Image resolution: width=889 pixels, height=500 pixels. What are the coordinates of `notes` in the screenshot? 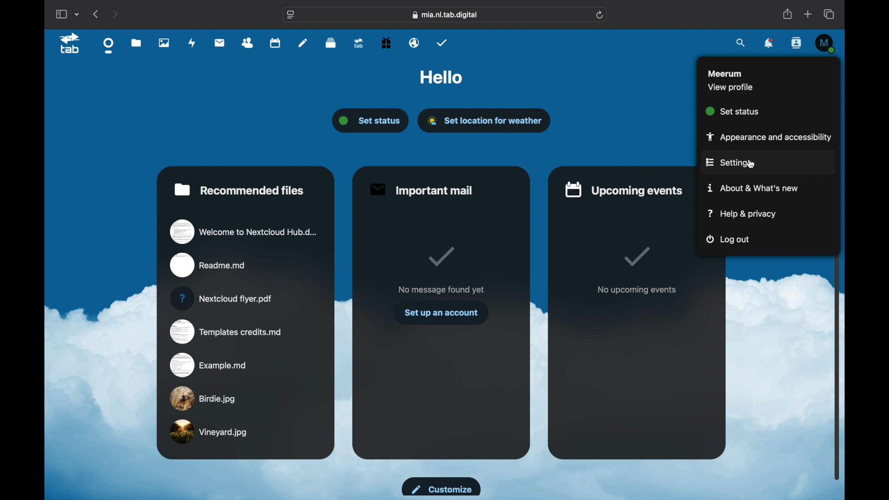 It's located at (303, 42).